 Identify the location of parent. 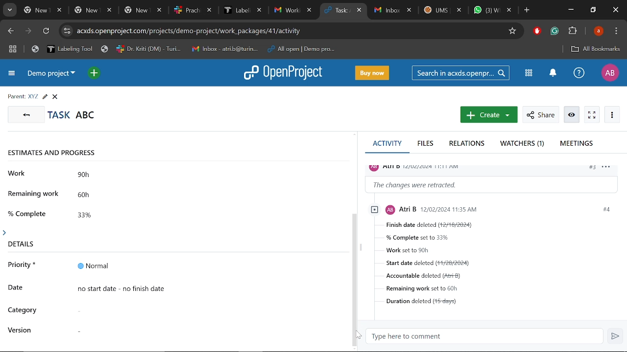
(16, 97).